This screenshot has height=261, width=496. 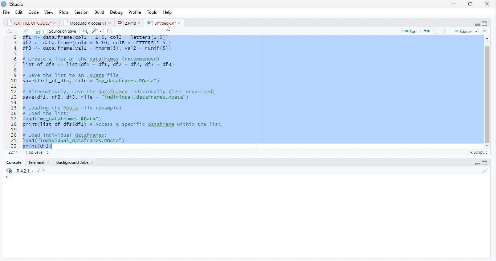 I want to click on Help, so click(x=168, y=12).